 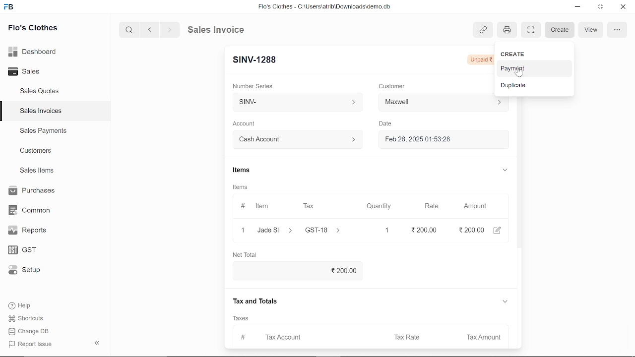 I want to click on minimize, so click(x=578, y=8).